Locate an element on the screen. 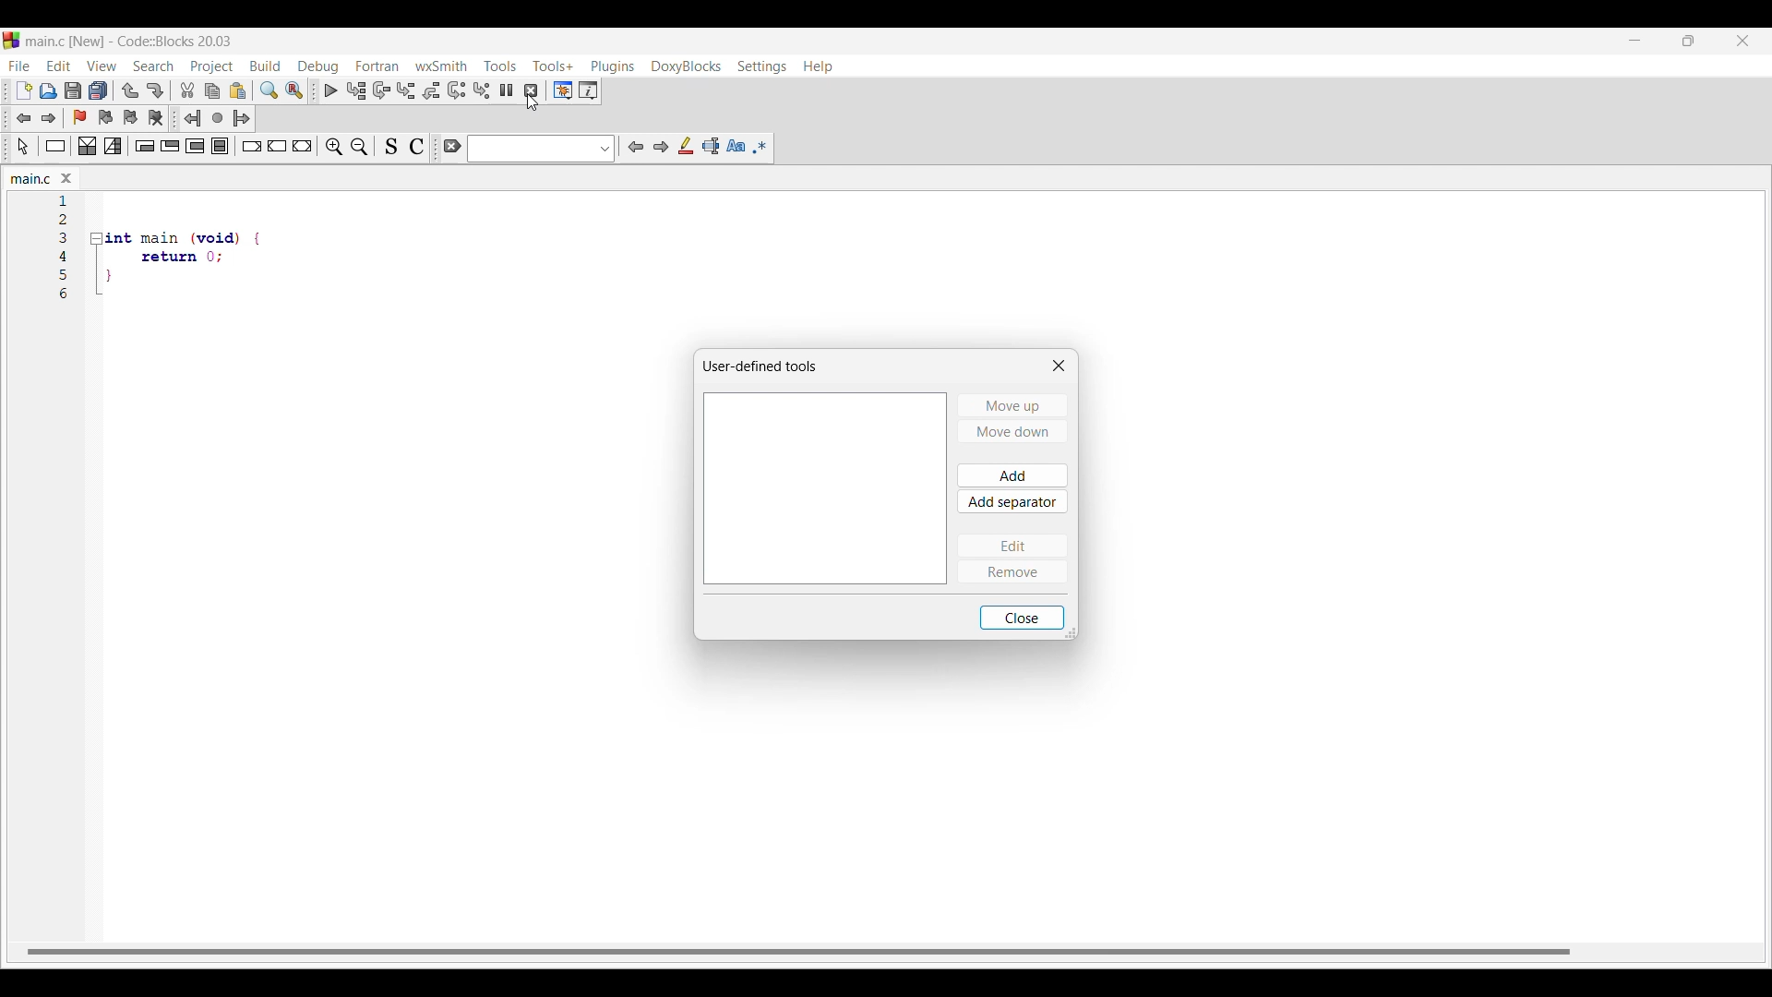 This screenshot has width=1772, height=997. Show interface in smaller tab is located at coordinates (1688, 41).